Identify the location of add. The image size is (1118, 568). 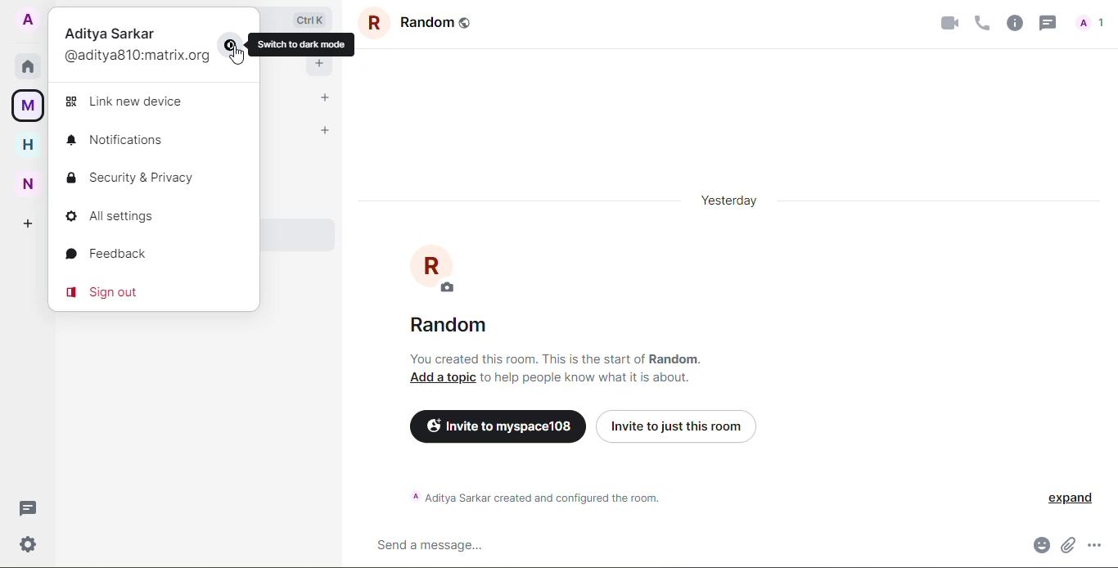
(326, 129).